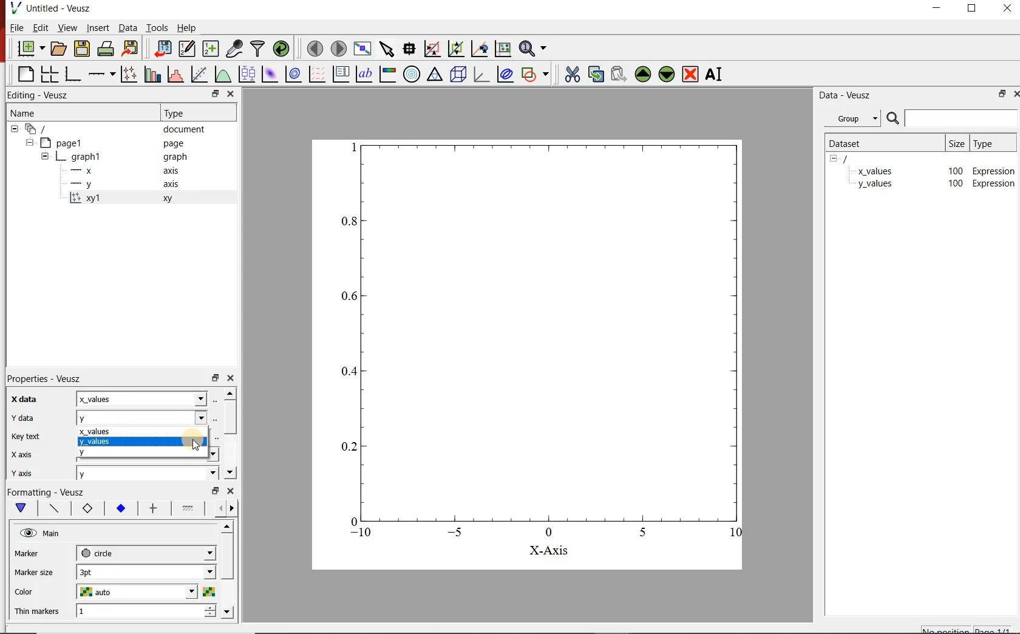  Describe the element at coordinates (73, 75) in the screenshot. I see `bar graph` at that location.